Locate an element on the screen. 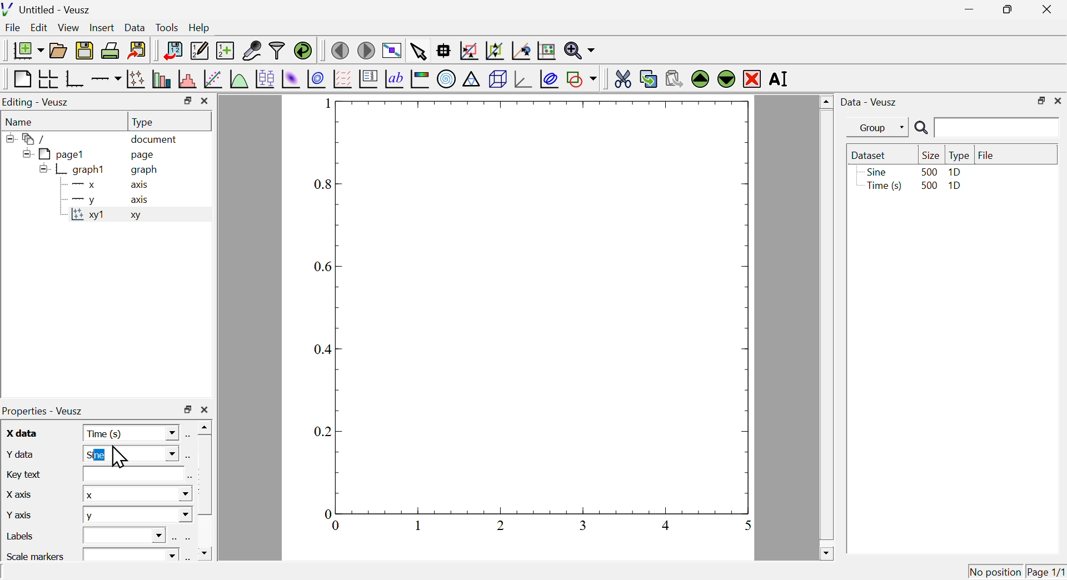  0 is located at coordinates (327, 513).